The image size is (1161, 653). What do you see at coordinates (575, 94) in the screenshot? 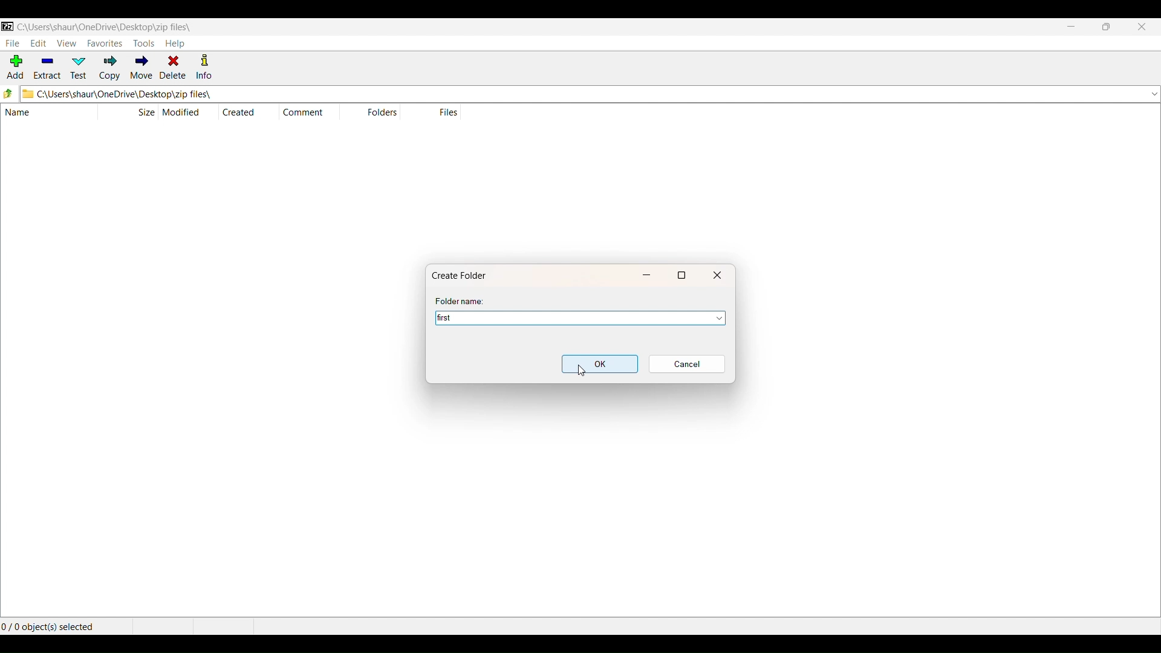
I see `CURRENT FOLDER PATH` at bounding box center [575, 94].